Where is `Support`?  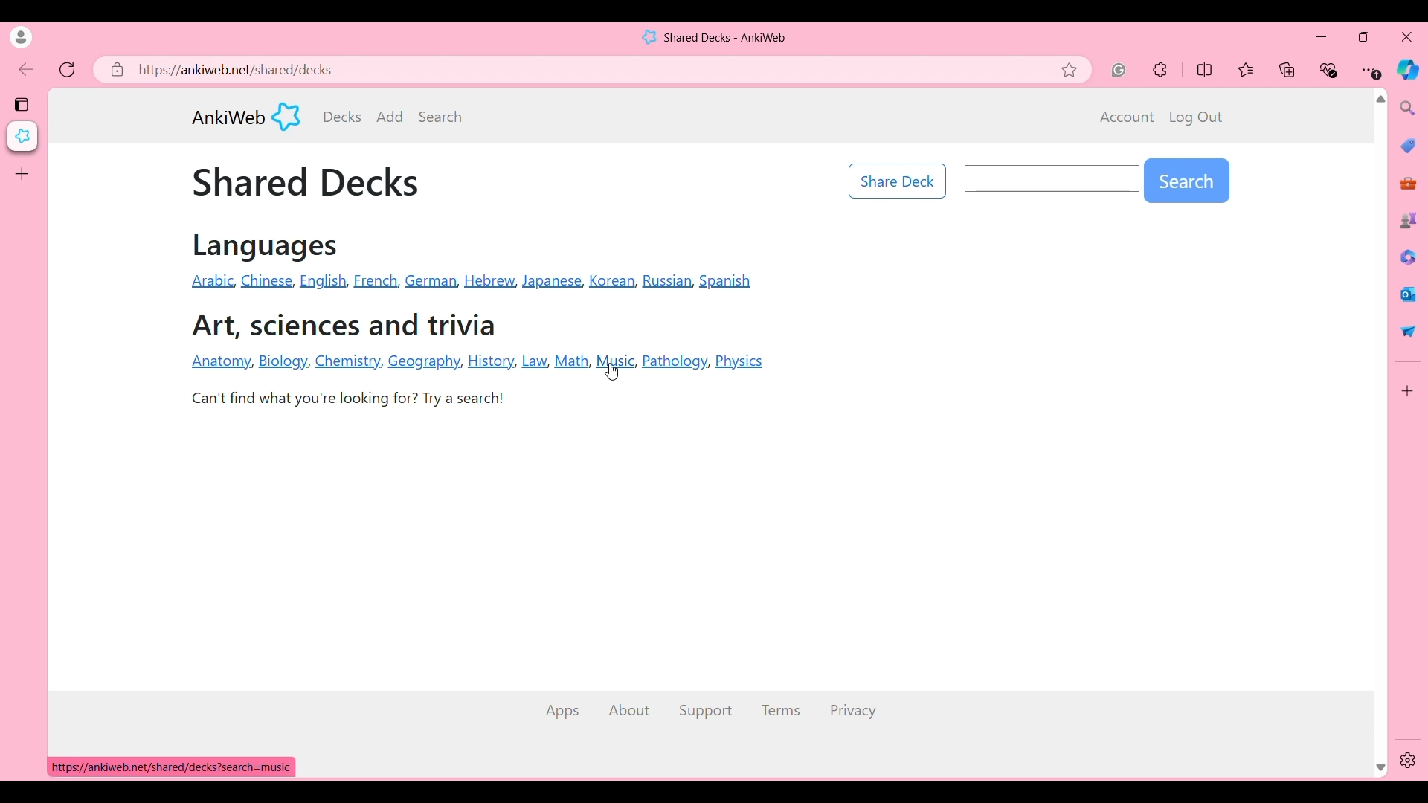
Support is located at coordinates (704, 712).